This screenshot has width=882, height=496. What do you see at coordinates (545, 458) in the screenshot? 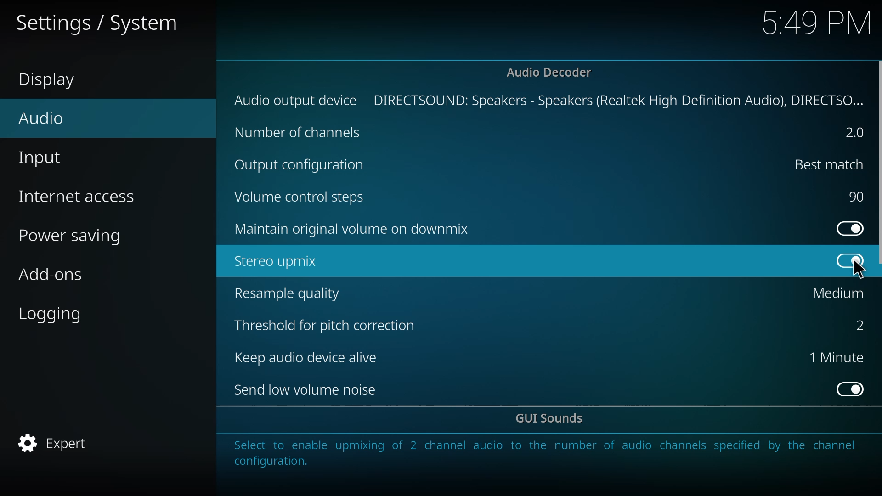
I see `info` at bounding box center [545, 458].